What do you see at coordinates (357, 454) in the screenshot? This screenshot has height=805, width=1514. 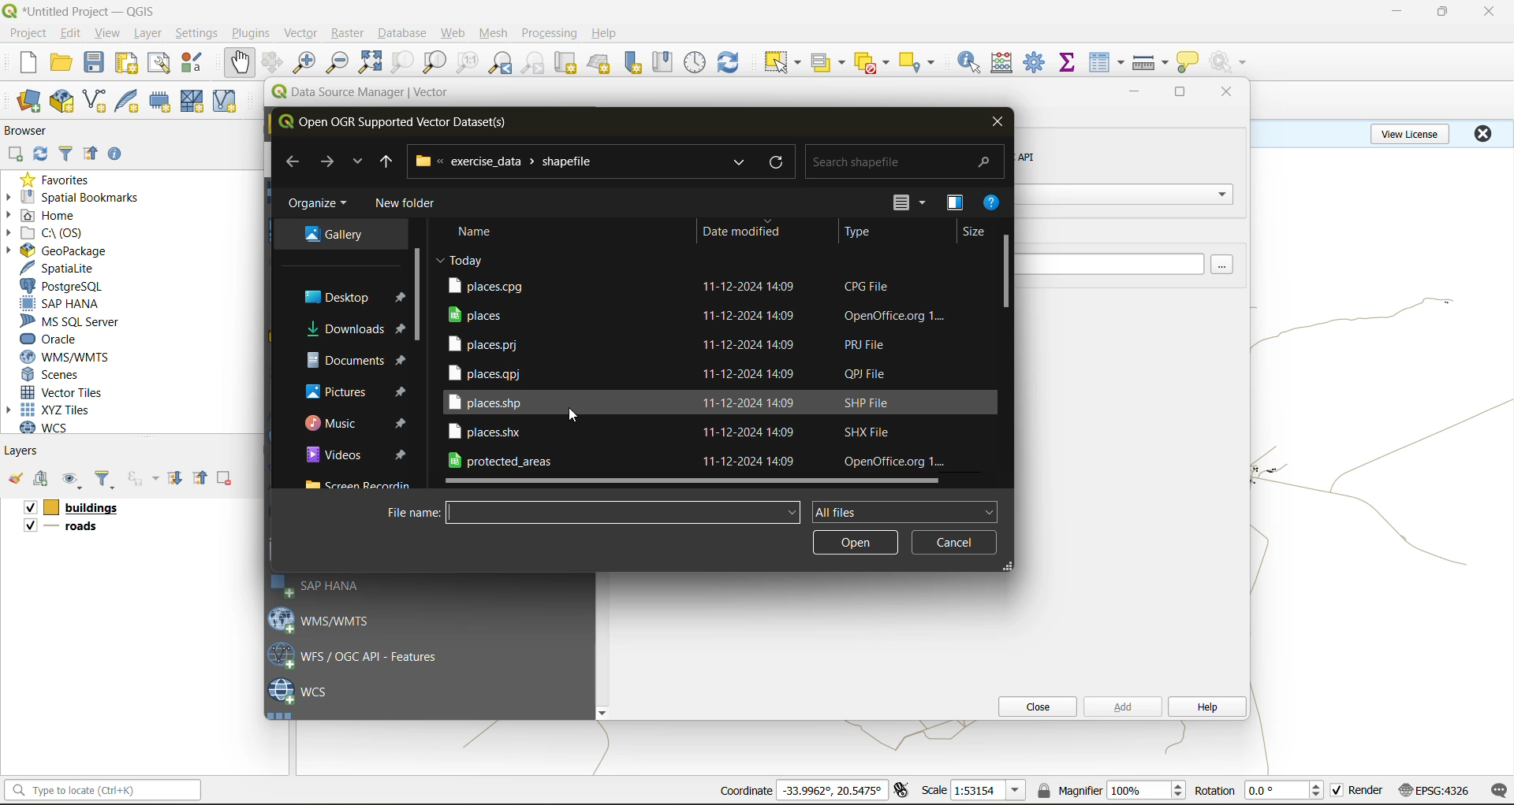 I see `folder explorer` at bounding box center [357, 454].